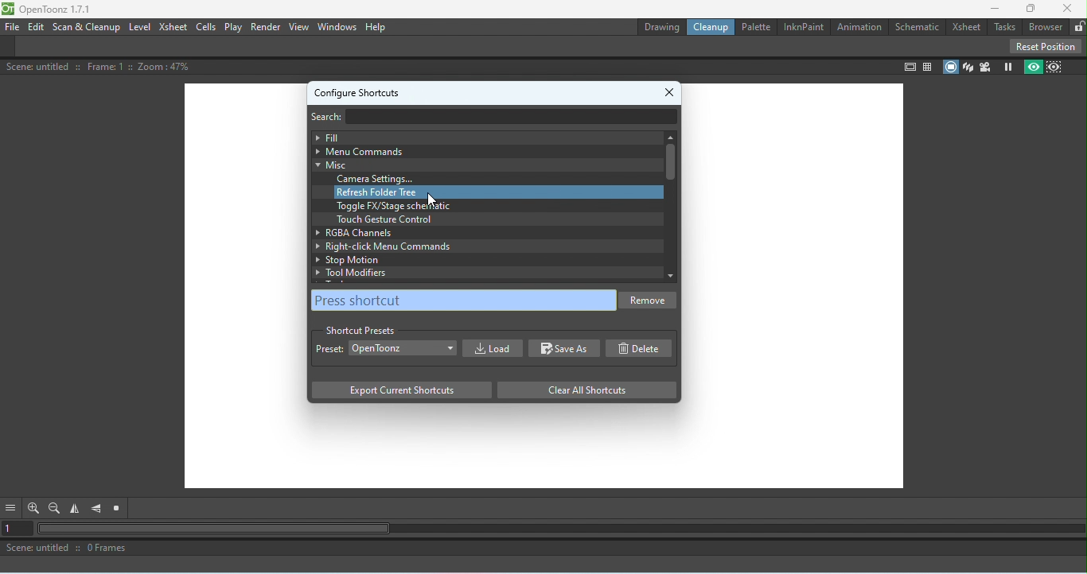  I want to click on Stop motion, so click(479, 260).